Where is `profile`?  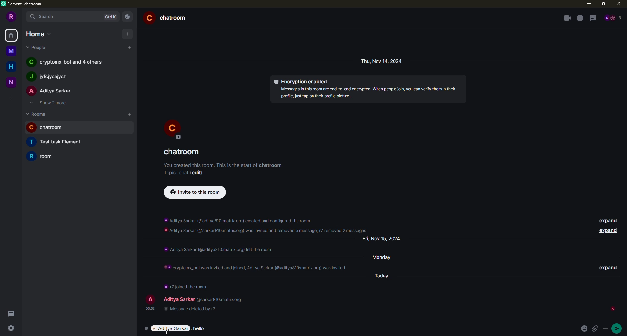
profile is located at coordinates (150, 299).